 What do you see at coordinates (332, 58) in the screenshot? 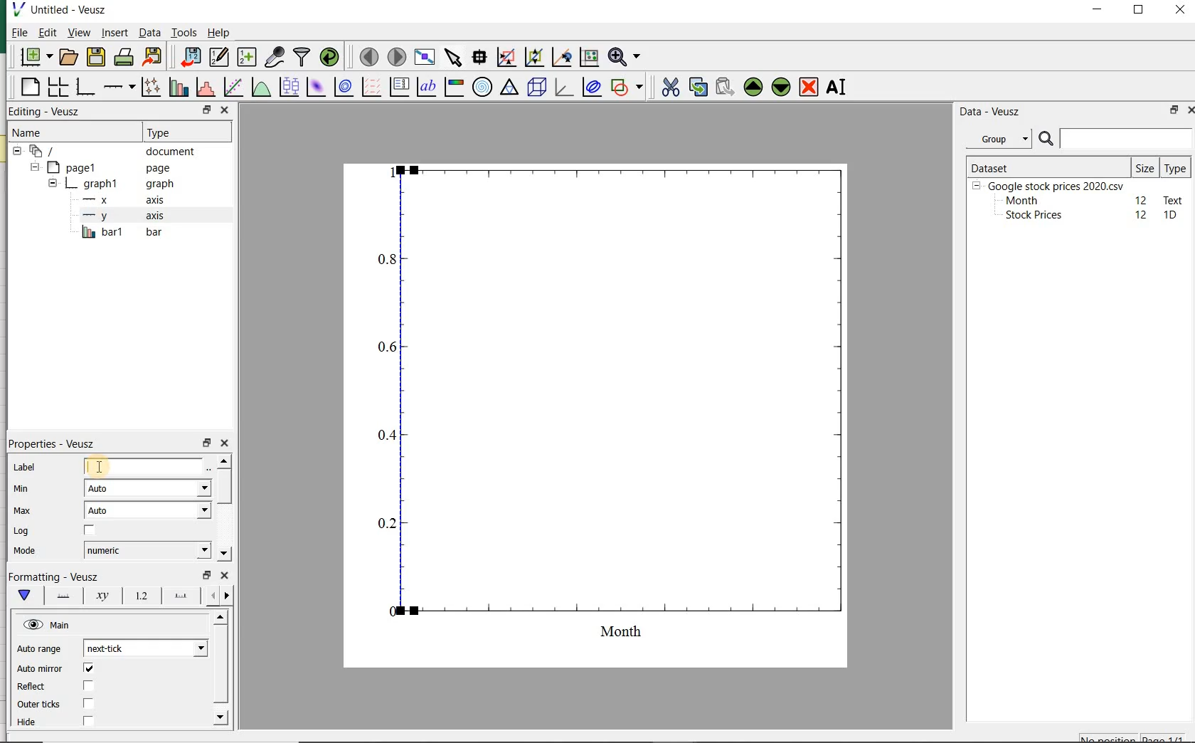
I see `reload linked datasets` at bounding box center [332, 58].